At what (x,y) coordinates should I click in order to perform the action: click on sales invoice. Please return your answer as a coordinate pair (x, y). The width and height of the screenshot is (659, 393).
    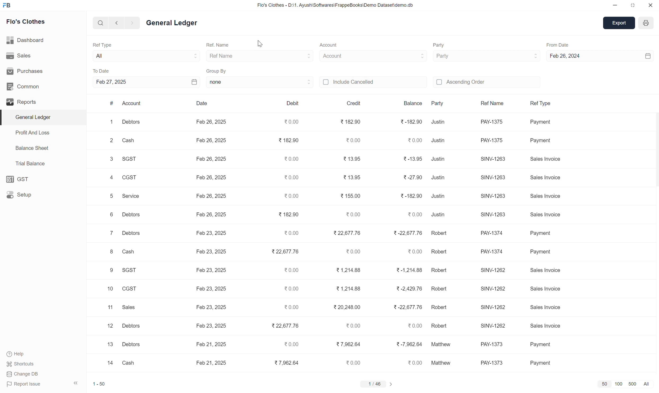
    Looking at the image, I should click on (545, 197).